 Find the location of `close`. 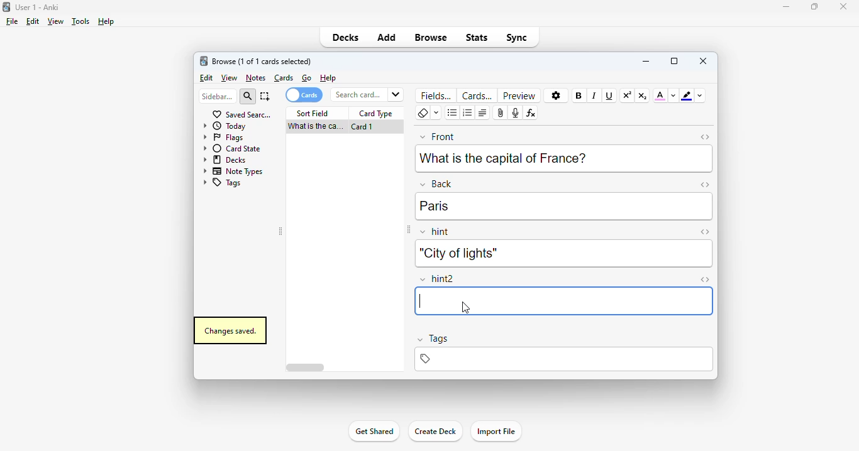

close is located at coordinates (843, 6).